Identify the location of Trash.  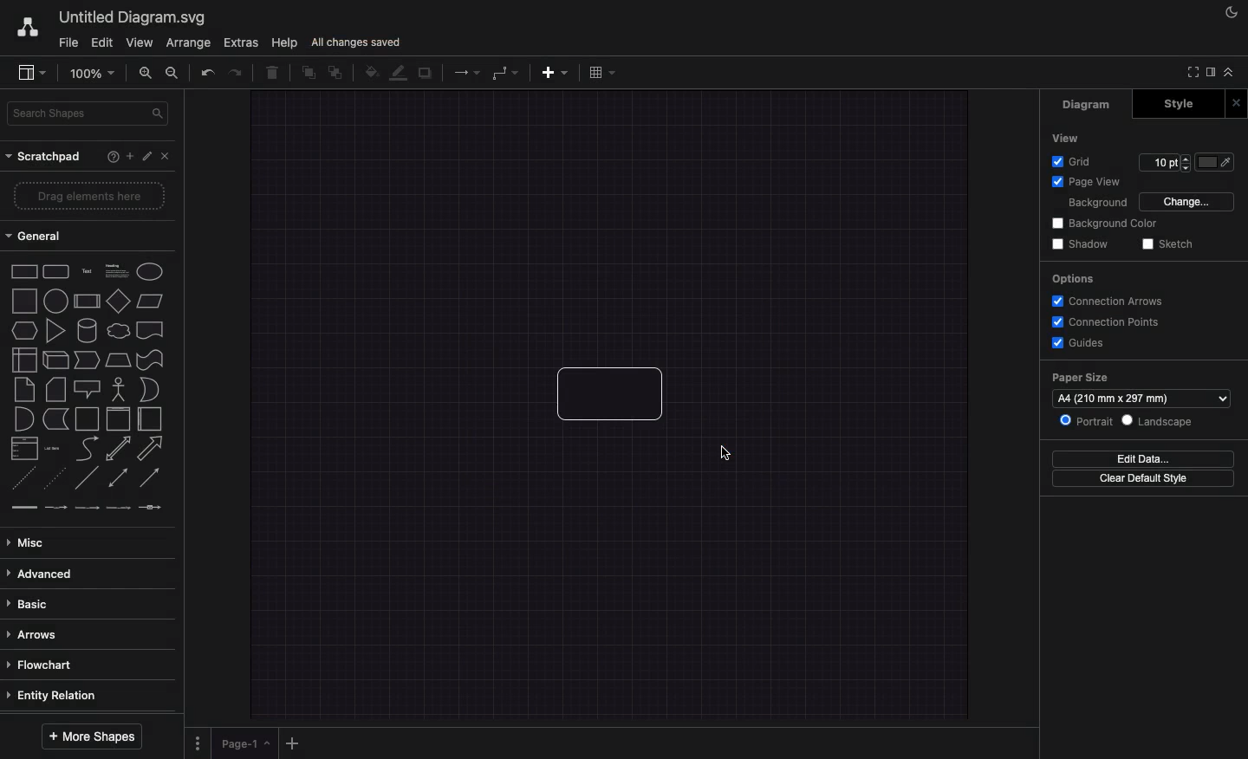
(272, 74).